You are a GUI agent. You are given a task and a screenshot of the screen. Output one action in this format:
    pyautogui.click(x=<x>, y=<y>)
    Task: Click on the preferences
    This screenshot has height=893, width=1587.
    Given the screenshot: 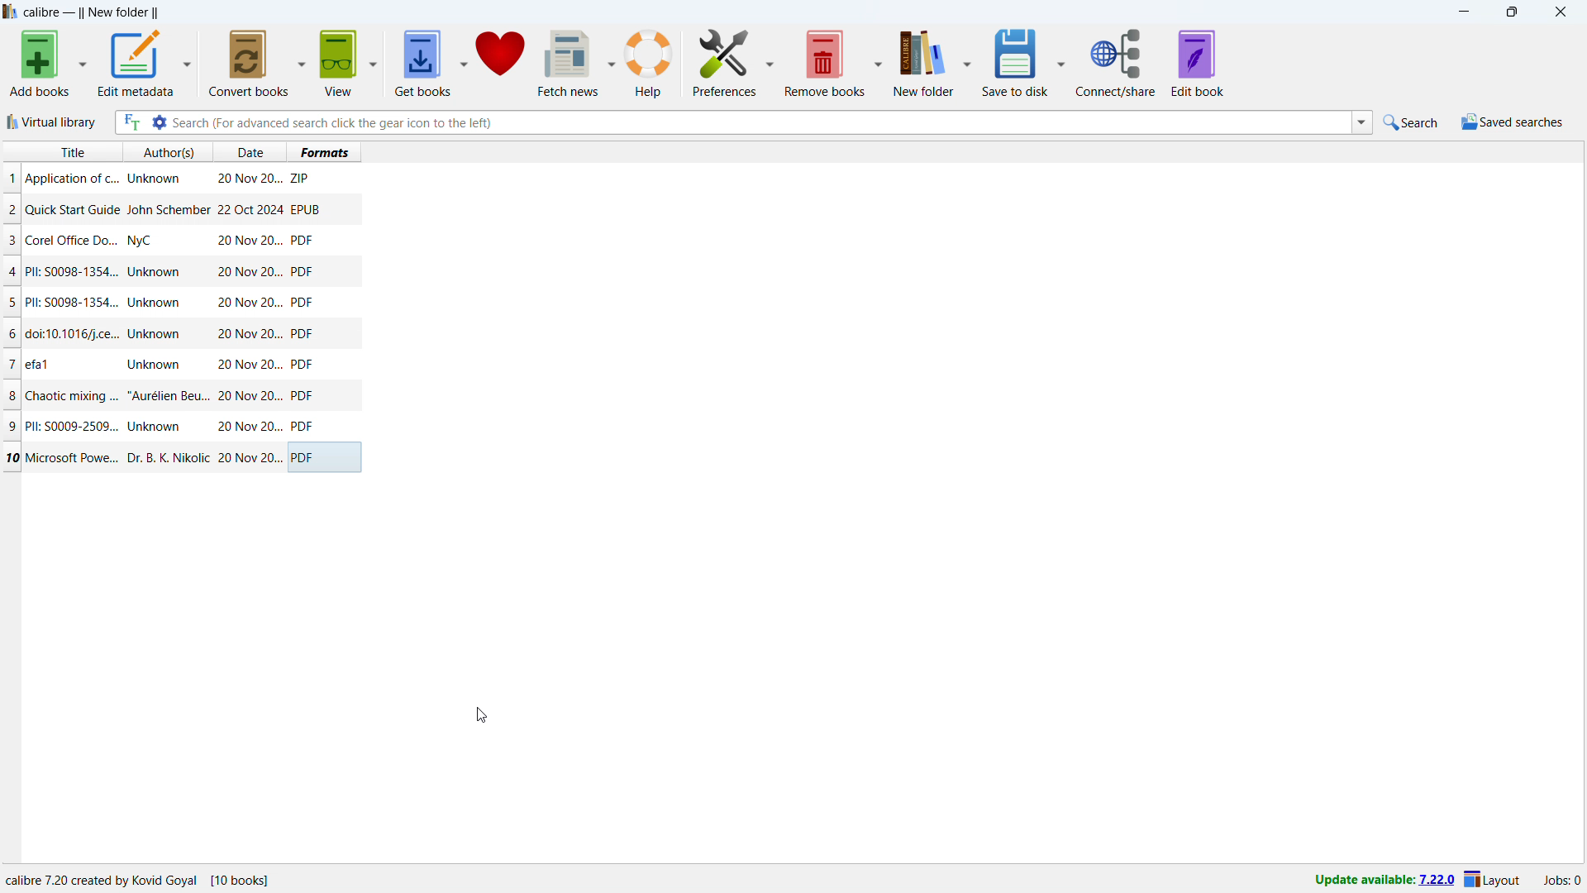 What is the action you would take?
    pyautogui.click(x=724, y=62)
    